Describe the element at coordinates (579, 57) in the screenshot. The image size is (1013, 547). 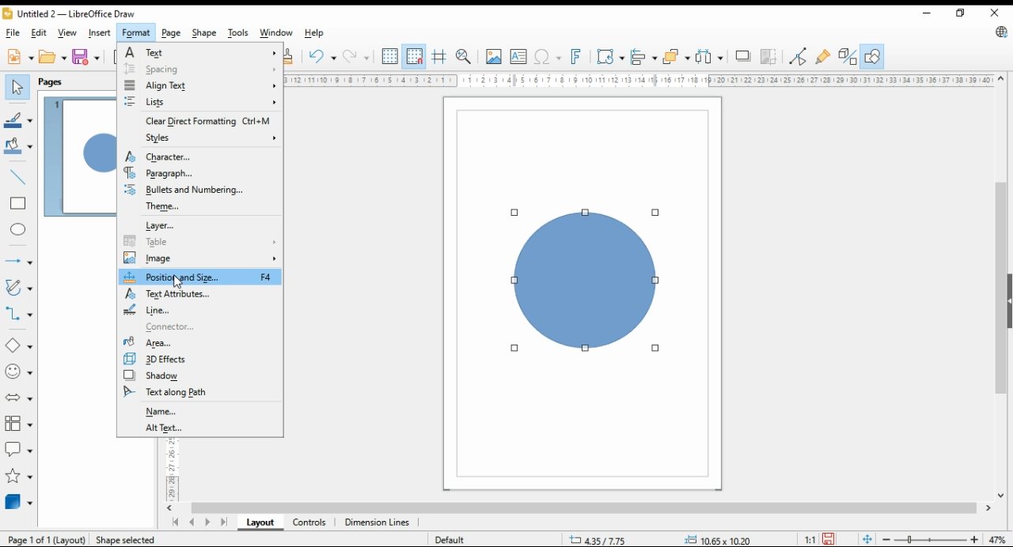
I see `insert fontwork text` at that location.